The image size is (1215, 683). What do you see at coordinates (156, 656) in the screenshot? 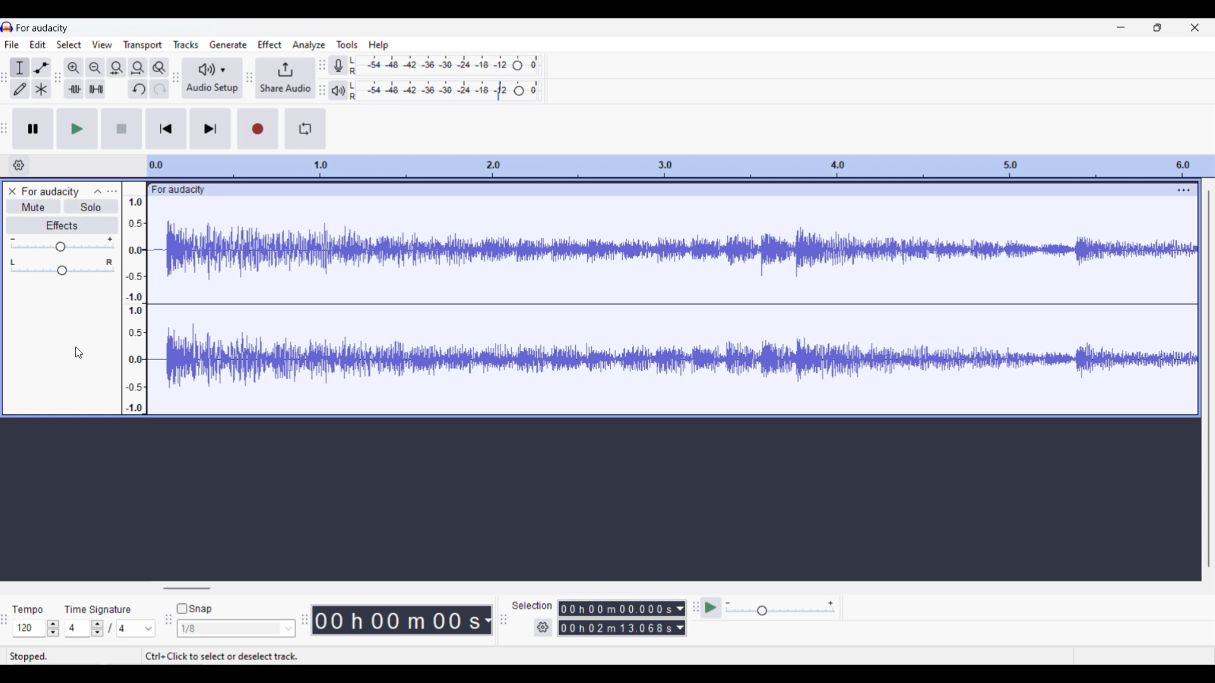
I see `Stopped. Ctrl+Click to select or deselect track.` at bounding box center [156, 656].